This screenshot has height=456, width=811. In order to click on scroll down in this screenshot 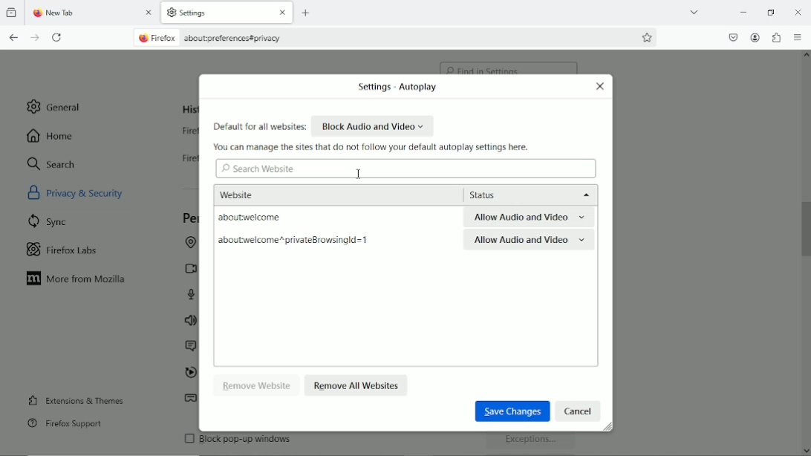, I will do `click(805, 448)`.